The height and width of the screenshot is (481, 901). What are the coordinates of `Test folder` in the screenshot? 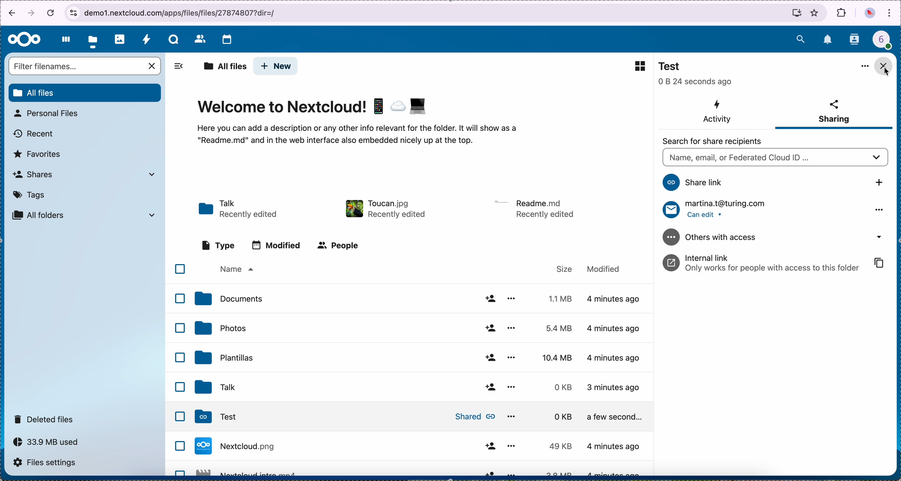 It's located at (425, 417).